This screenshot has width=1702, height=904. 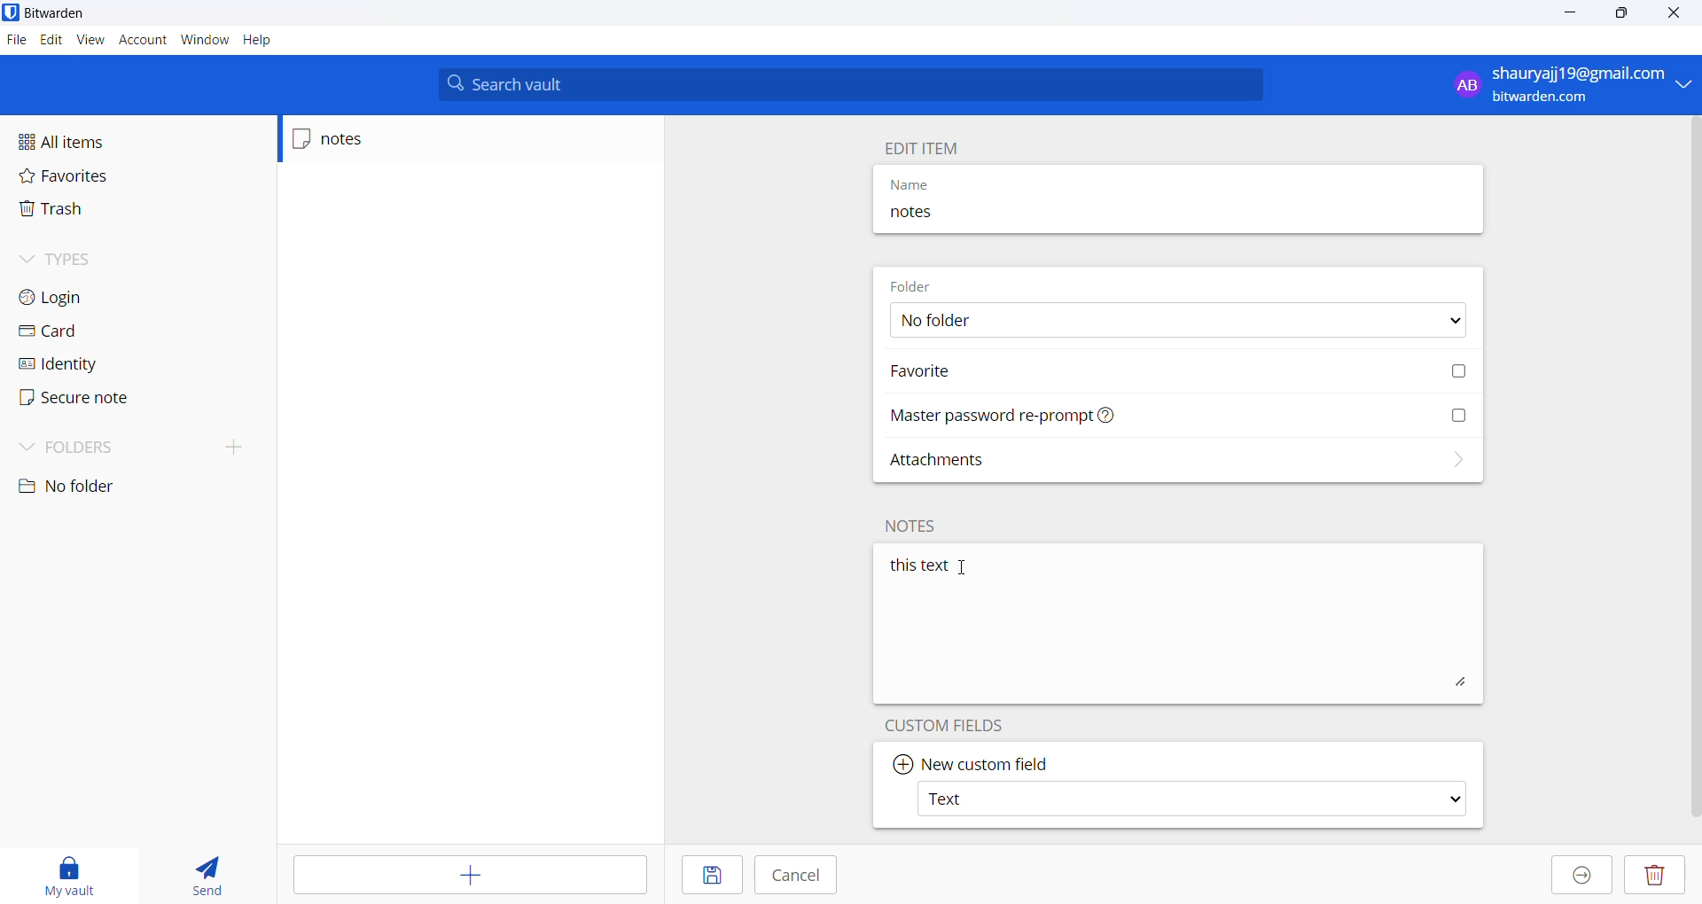 I want to click on this text, so click(x=1174, y=626).